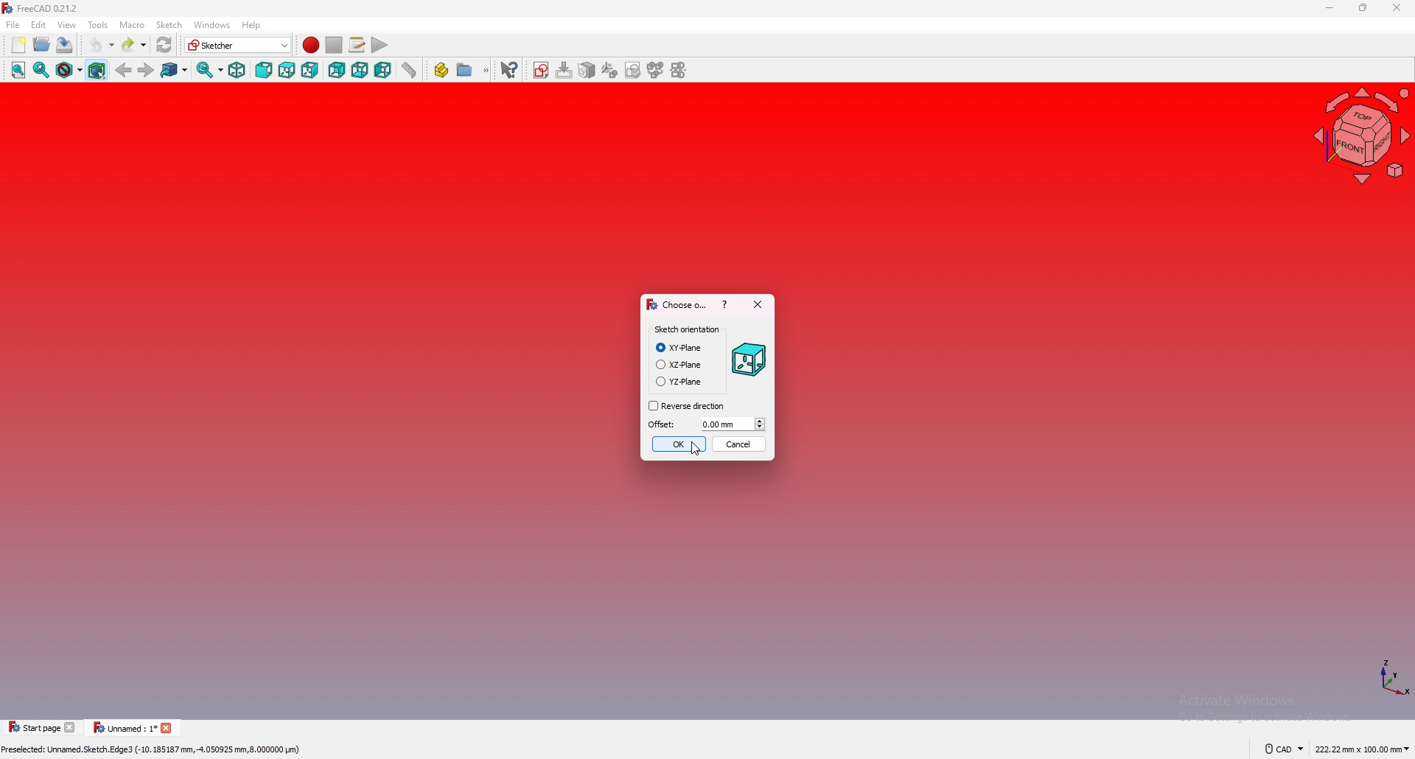 The height and width of the screenshot is (759, 1415). Describe the element at coordinates (102, 44) in the screenshot. I see `undo` at that location.